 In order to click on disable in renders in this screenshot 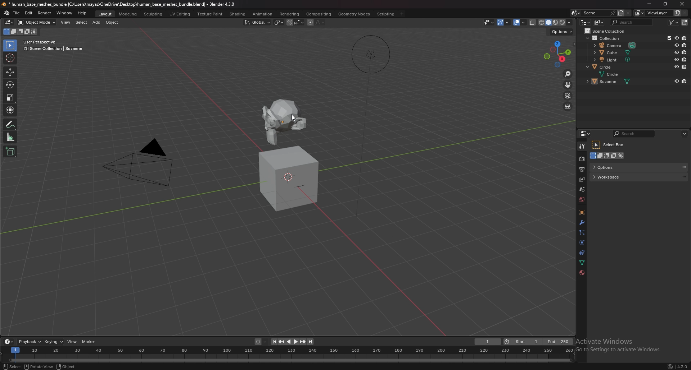, I will do `click(684, 52)`.